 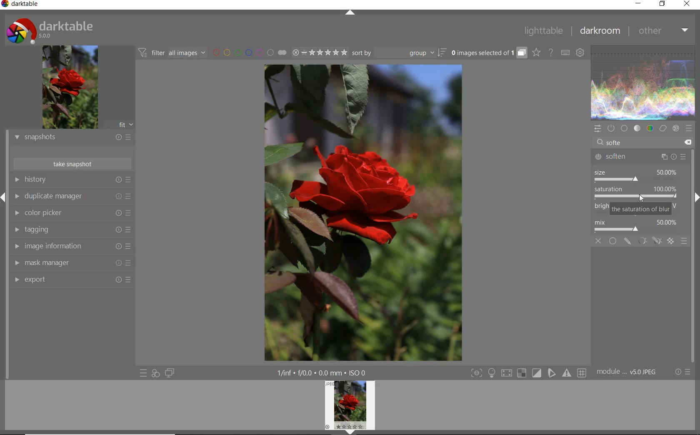 What do you see at coordinates (72, 280) in the screenshot?
I see `export` at bounding box center [72, 280].